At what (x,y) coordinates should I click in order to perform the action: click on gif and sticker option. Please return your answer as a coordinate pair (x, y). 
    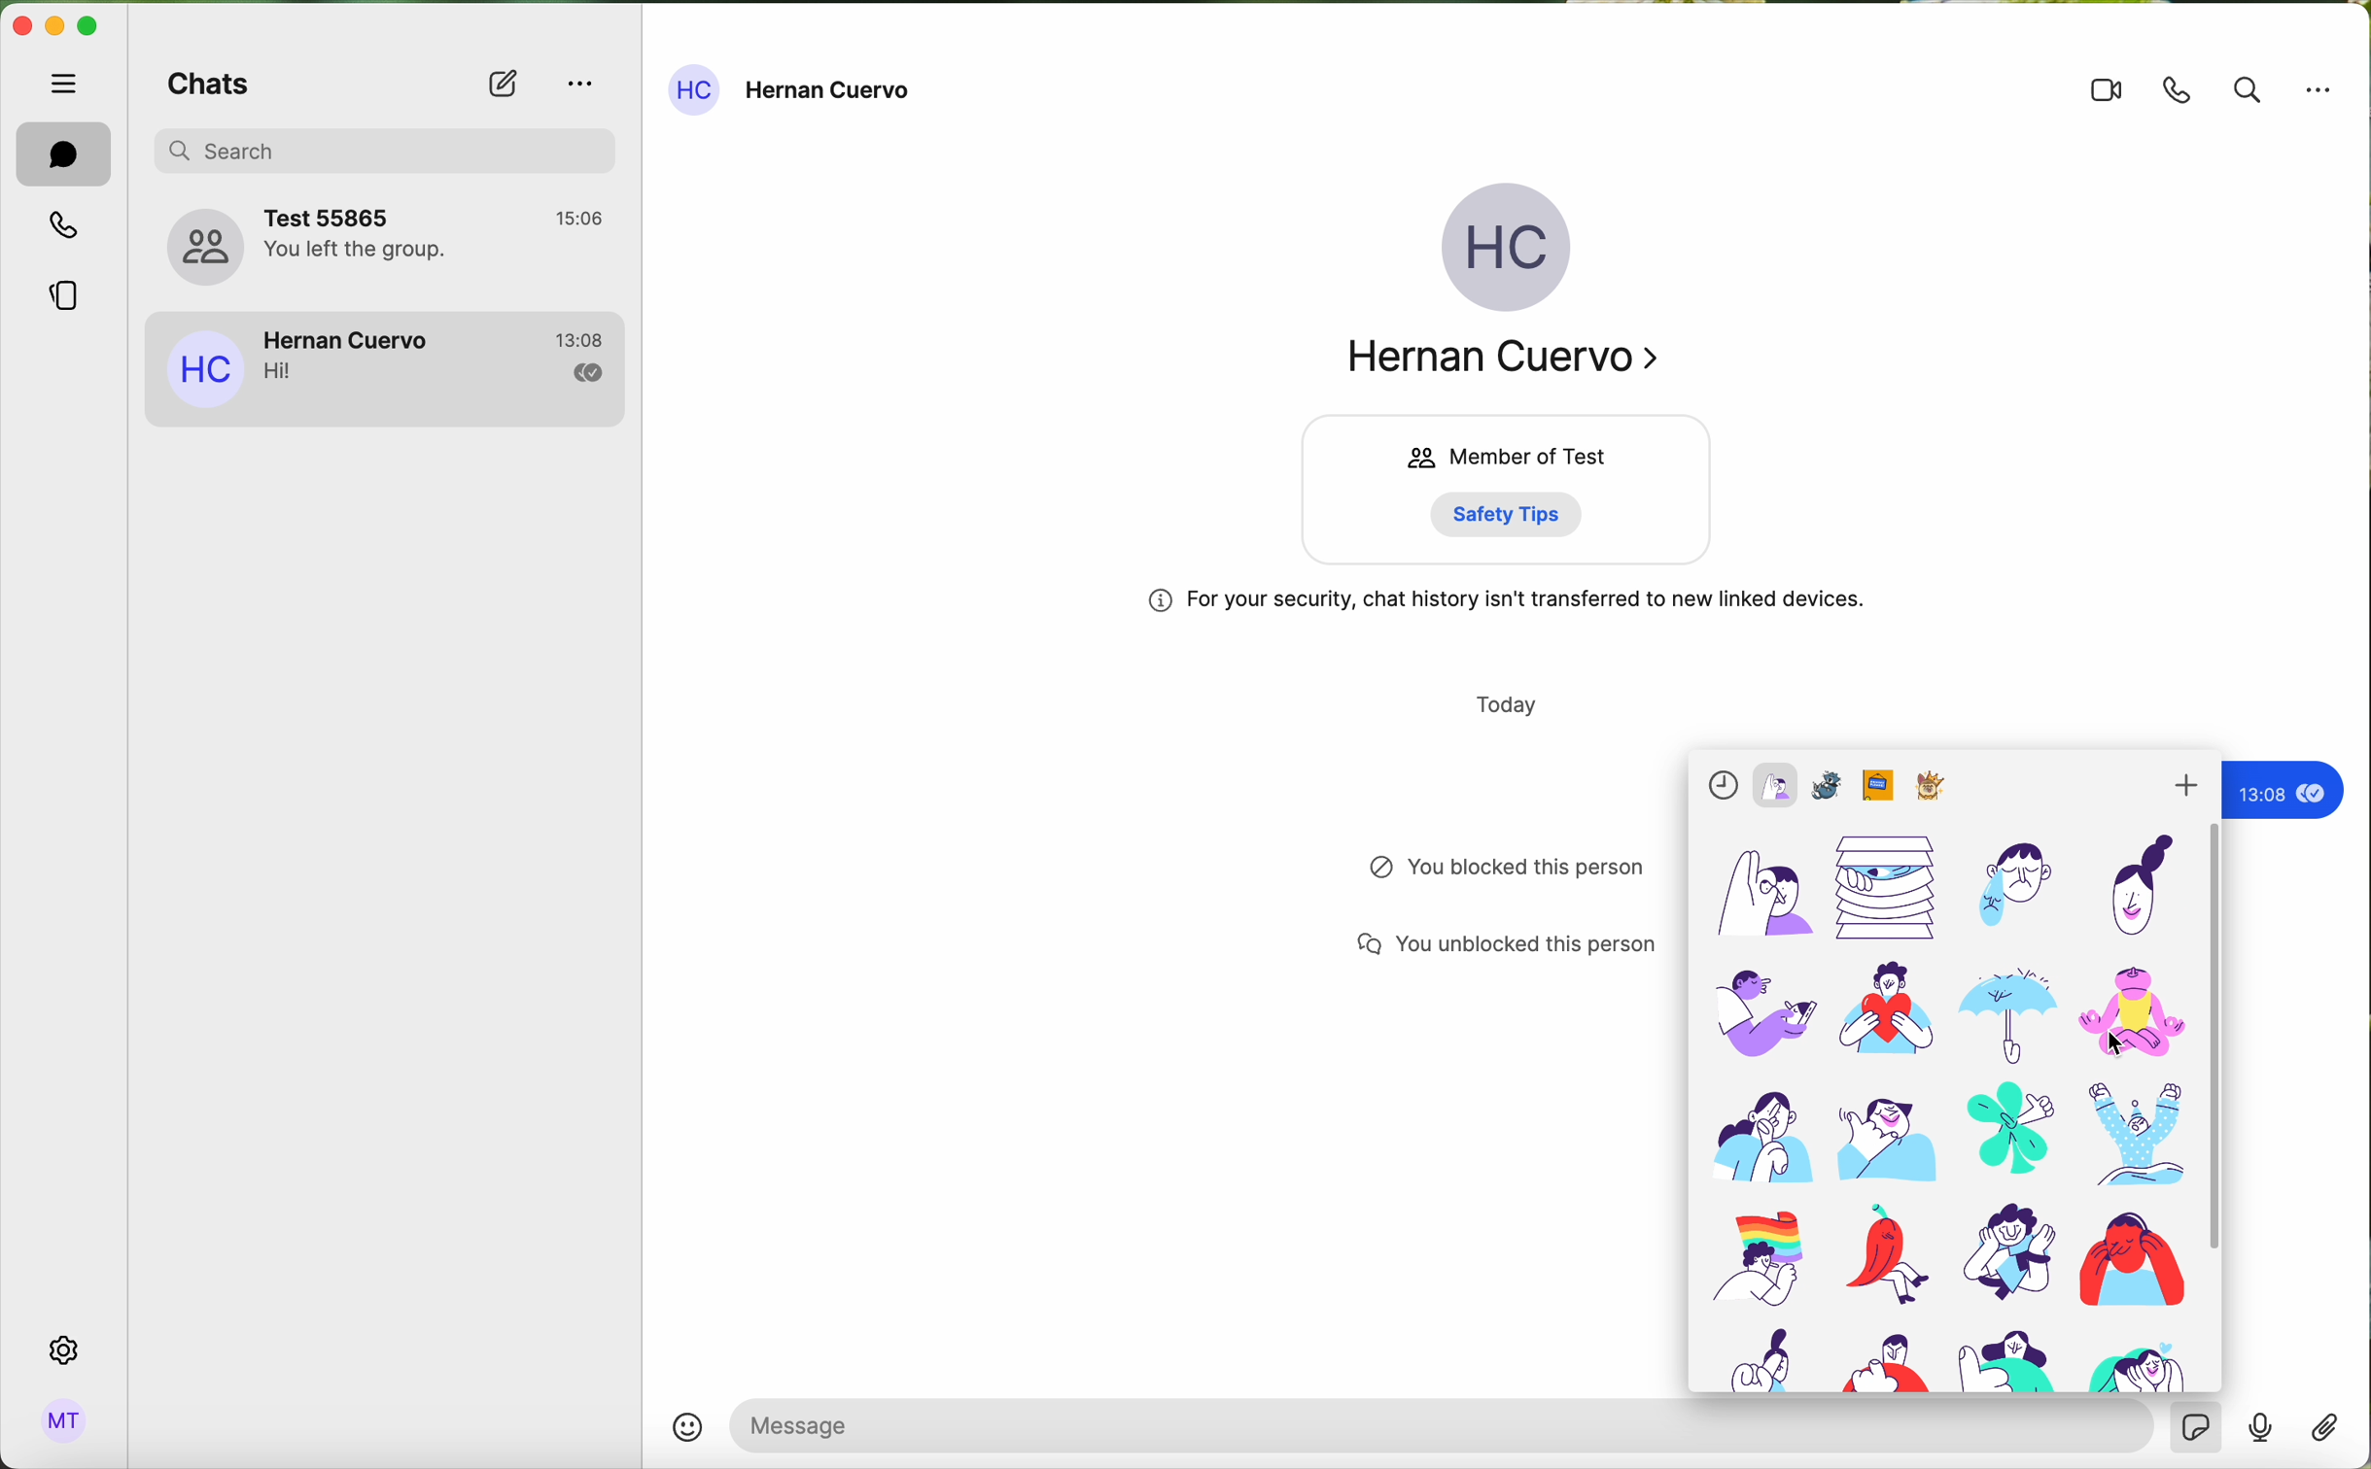
    Looking at the image, I should click on (2197, 1427).